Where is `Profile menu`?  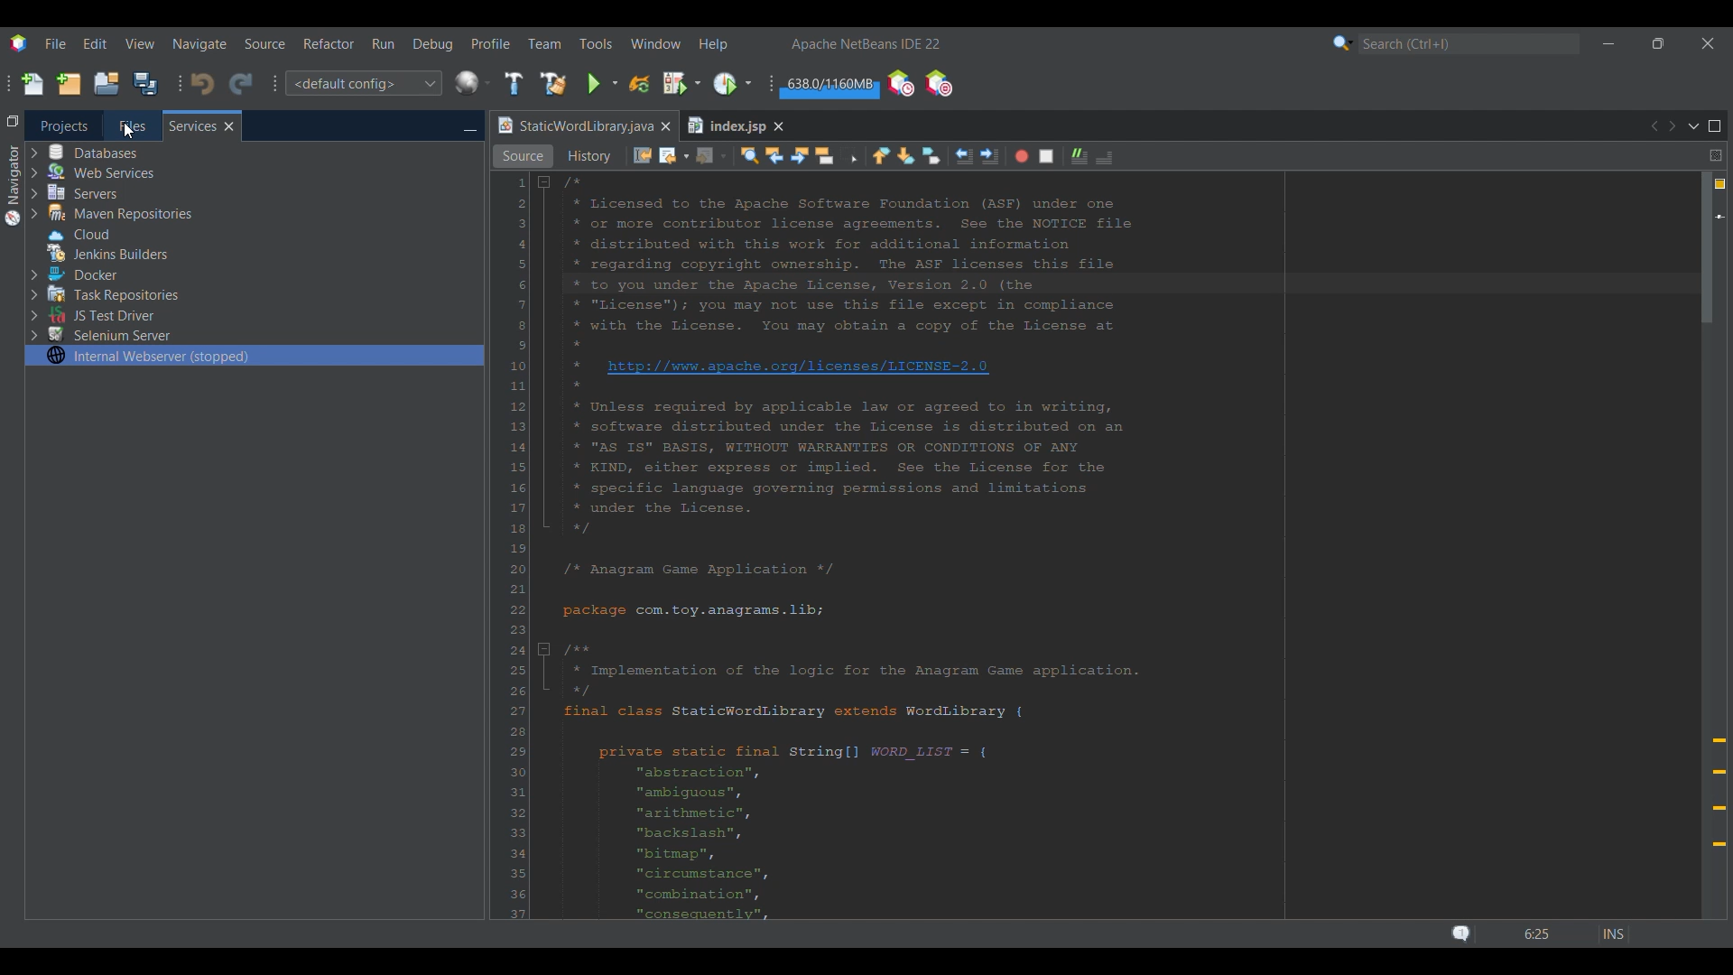 Profile menu is located at coordinates (491, 43).